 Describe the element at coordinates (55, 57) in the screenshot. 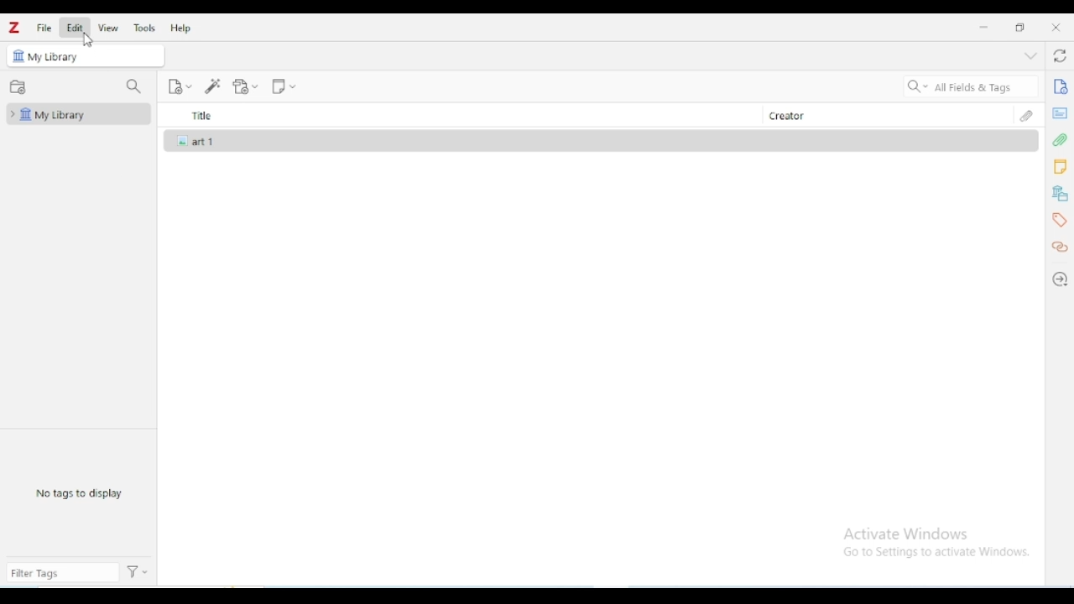

I see `my library` at that location.